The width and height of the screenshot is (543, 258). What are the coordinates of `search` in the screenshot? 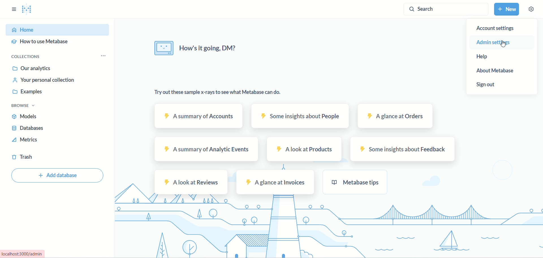 It's located at (446, 9).